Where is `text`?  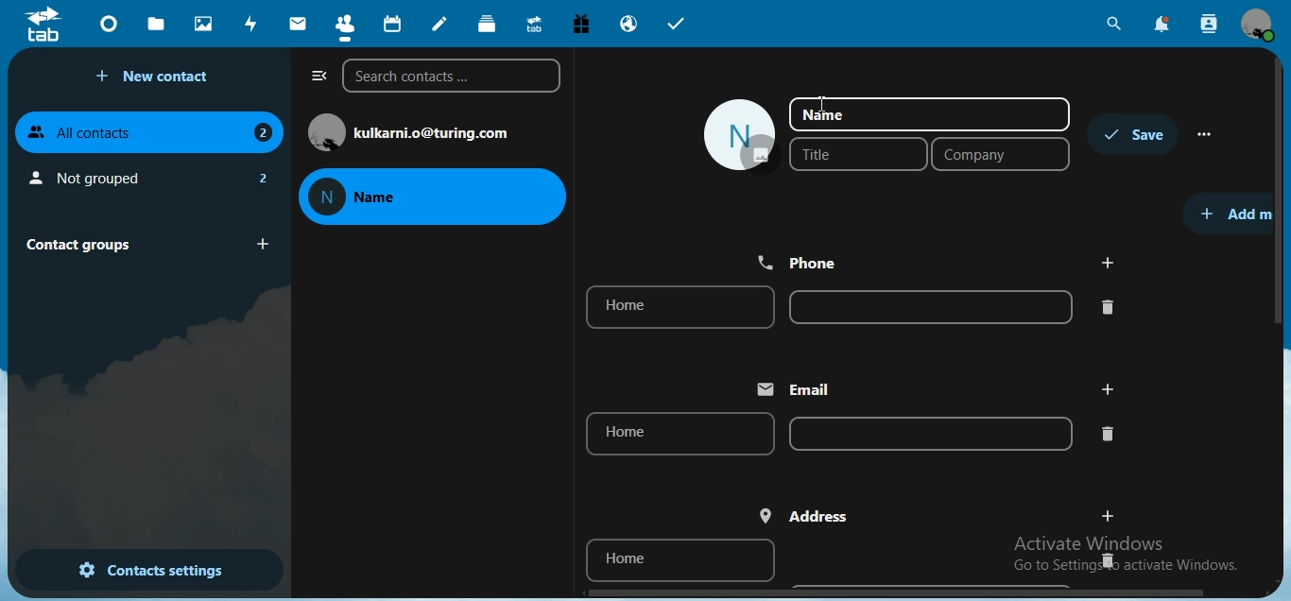
text is located at coordinates (437, 132).